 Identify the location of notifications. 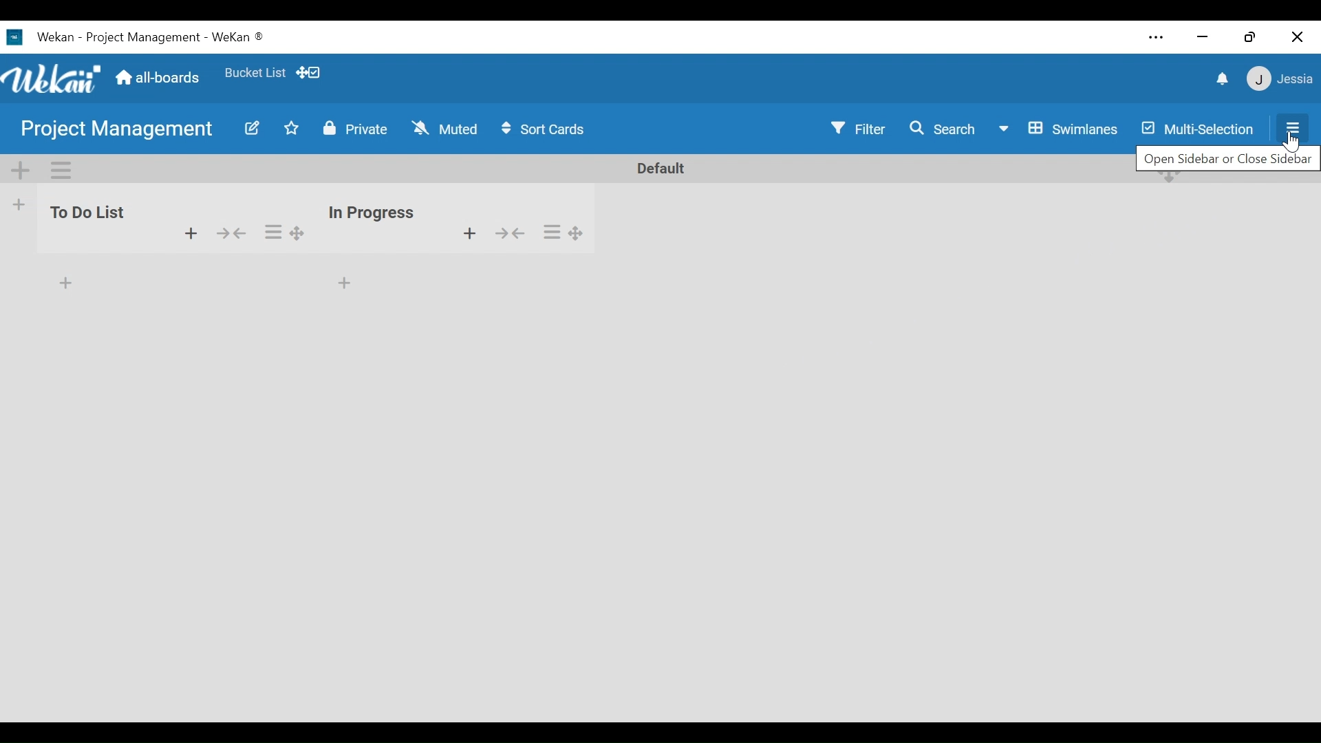
(1220, 80).